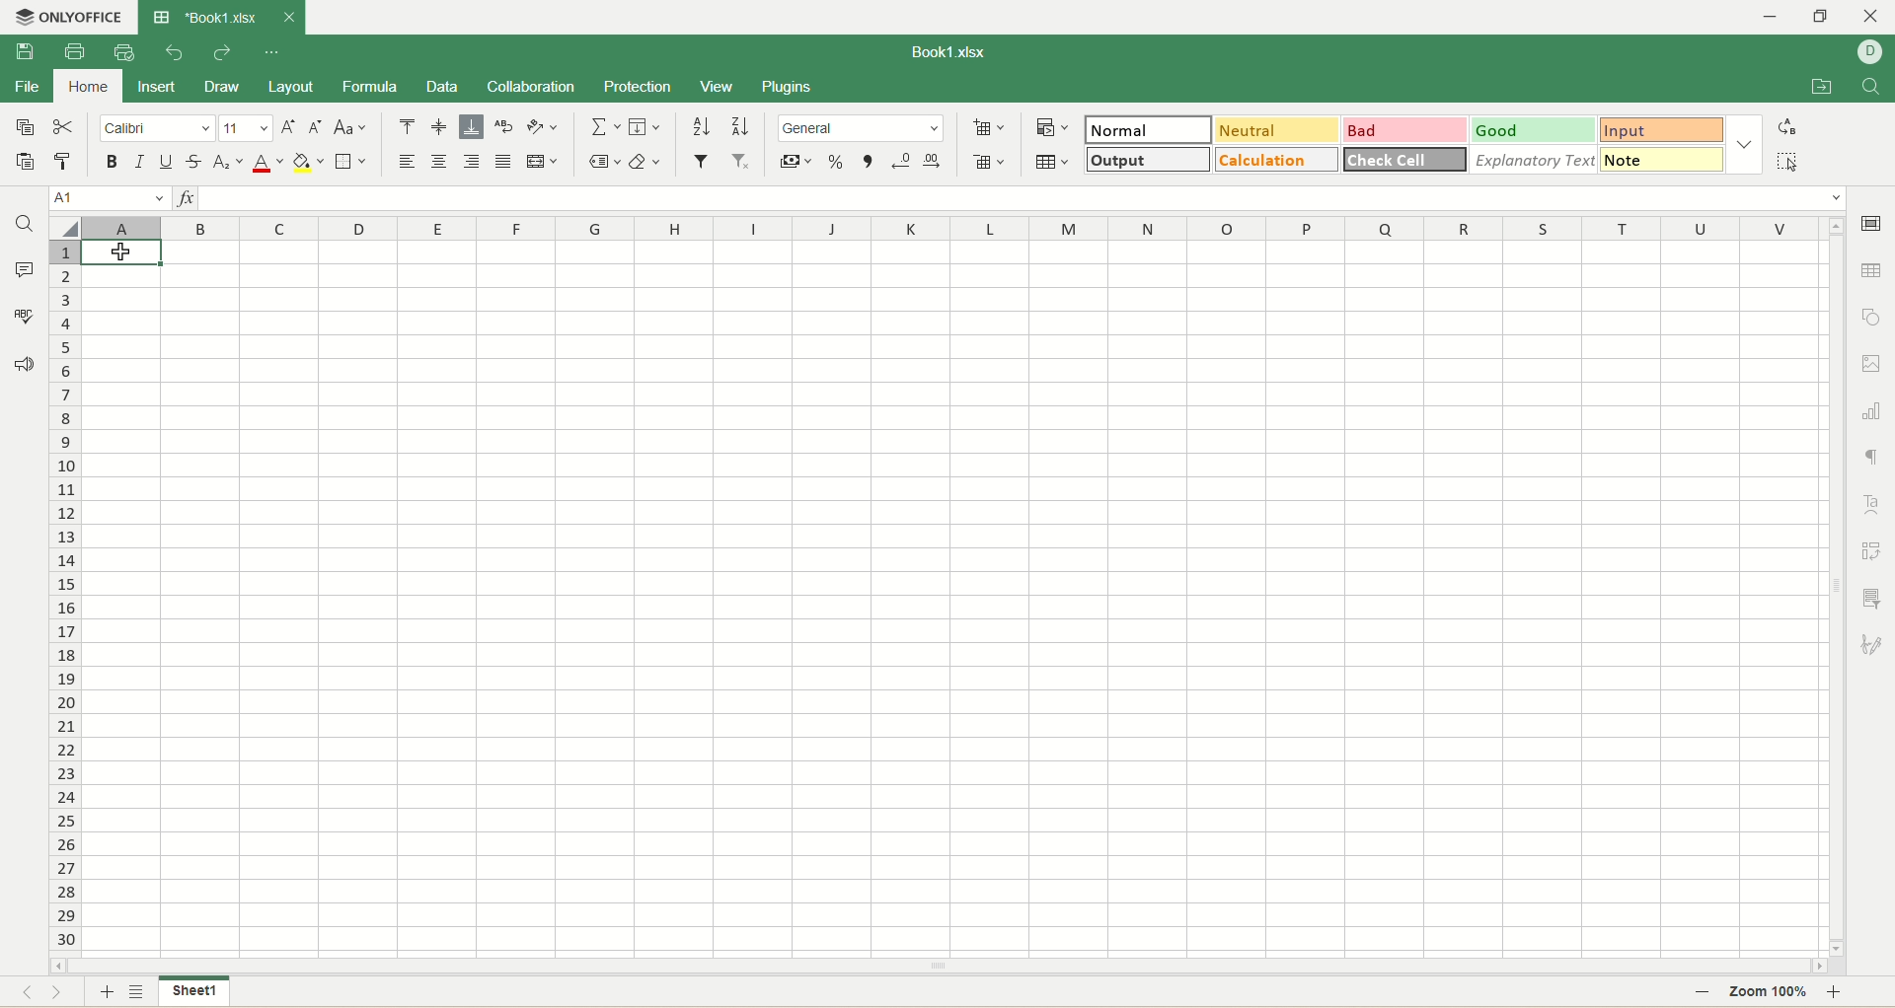  What do you see at coordinates (1826, 15) in the screenshot?
I see `maximize` at bounding box center [1826, 15].